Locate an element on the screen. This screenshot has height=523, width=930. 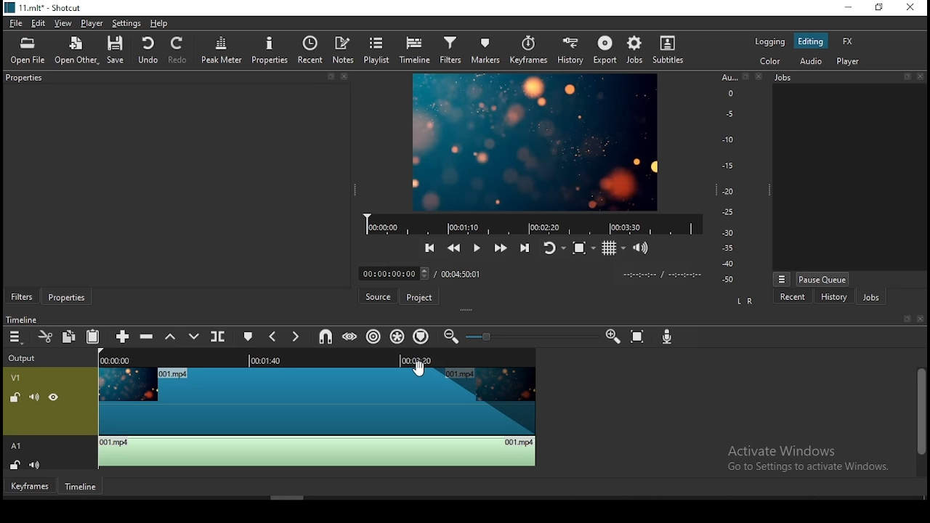
cut is located at coordinates (42, 336).